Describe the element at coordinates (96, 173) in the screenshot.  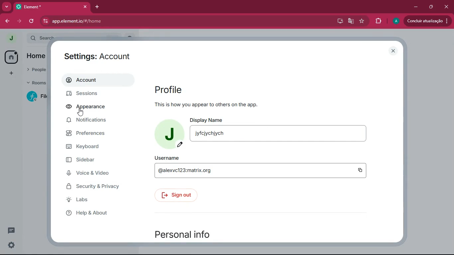
I see `voice` at that location.